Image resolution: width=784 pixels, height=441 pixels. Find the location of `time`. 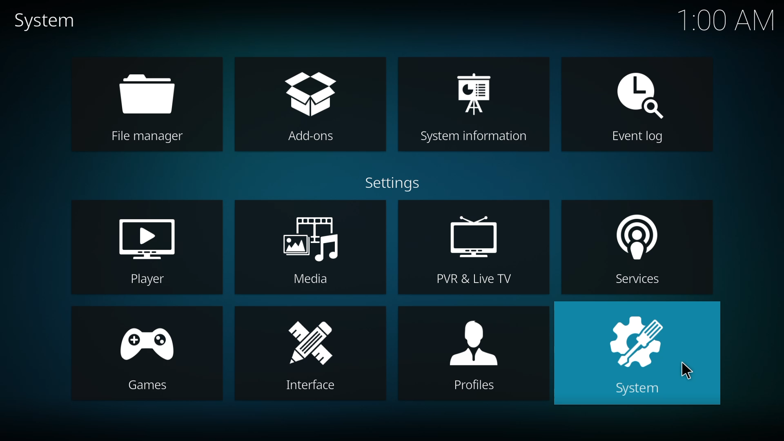

time is located at coordinates (726, 22).